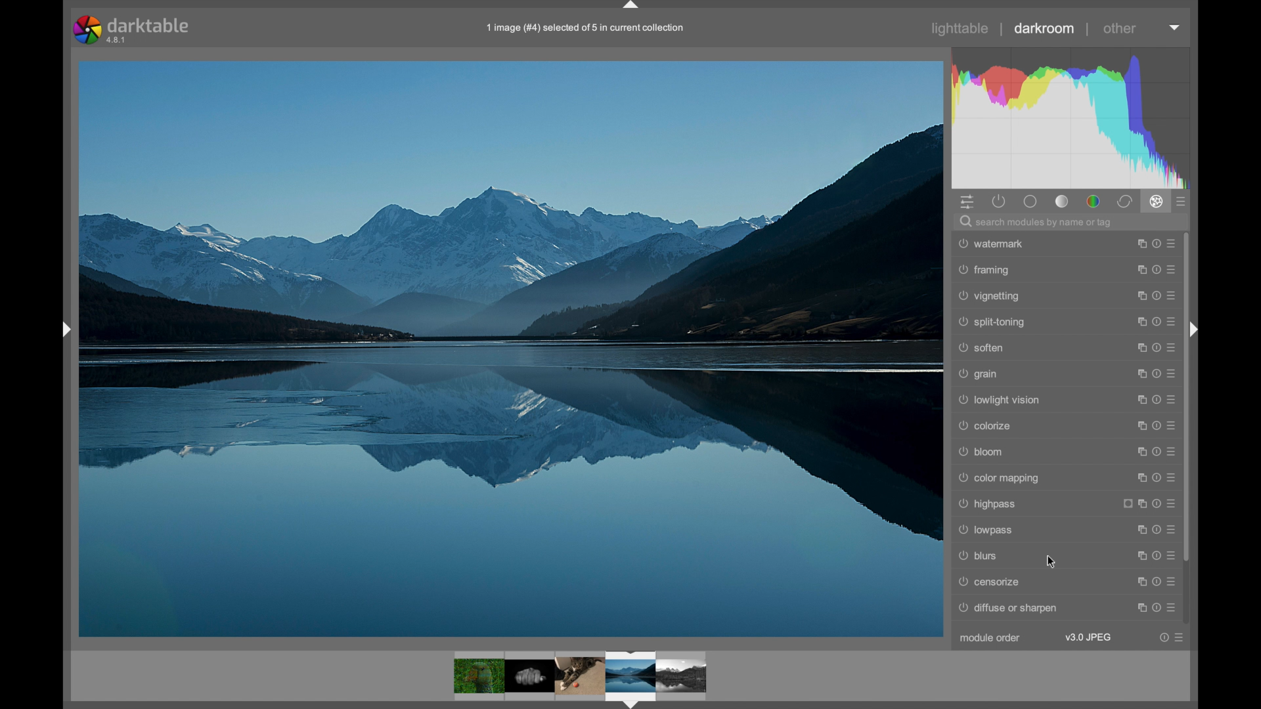 Image resolution: width=1261 pixels, height=709 pixels. What do you see at coordinates (1173, 505) in the screenshot?
I see `more options` at bounding box center [1173, 505].